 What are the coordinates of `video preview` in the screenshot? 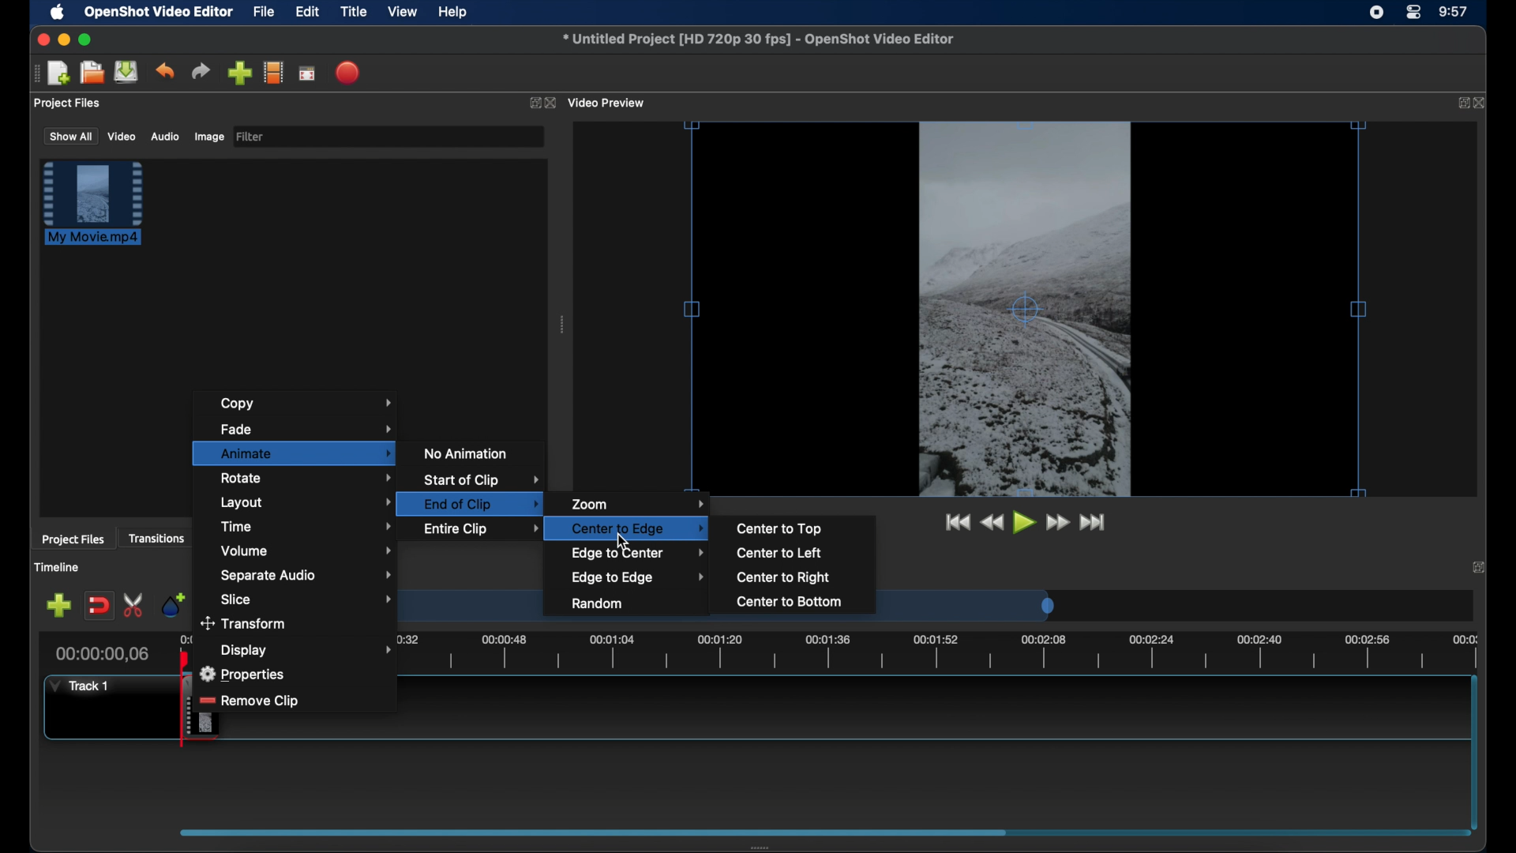 It's located at (608, 103).